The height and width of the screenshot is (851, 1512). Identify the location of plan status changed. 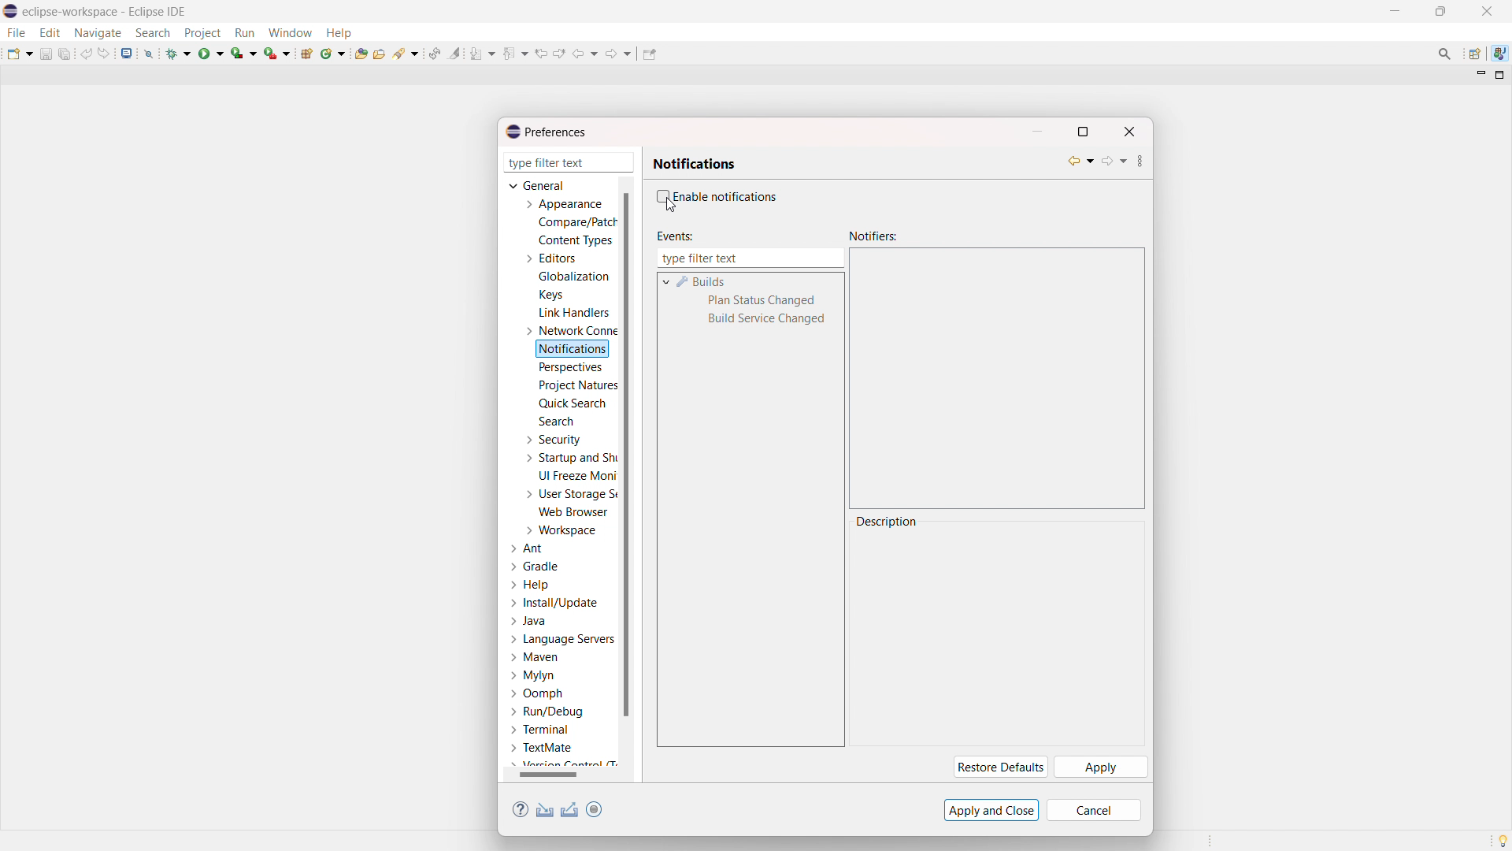
(763, 301).